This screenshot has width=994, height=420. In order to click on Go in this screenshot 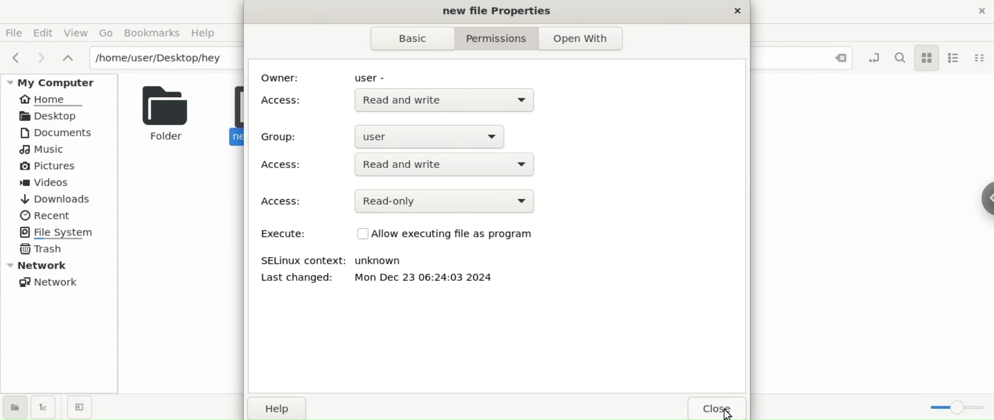, I will do `click(105, 33)`.